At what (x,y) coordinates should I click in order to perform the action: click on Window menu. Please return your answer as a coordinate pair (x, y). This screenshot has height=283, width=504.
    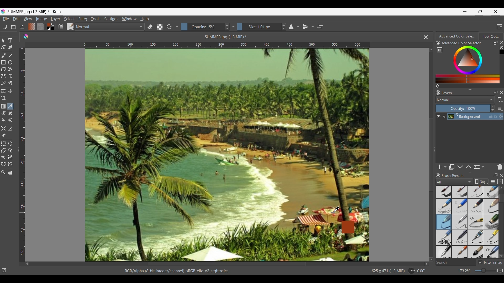
    Looking at the image, I should click on (129, 19).